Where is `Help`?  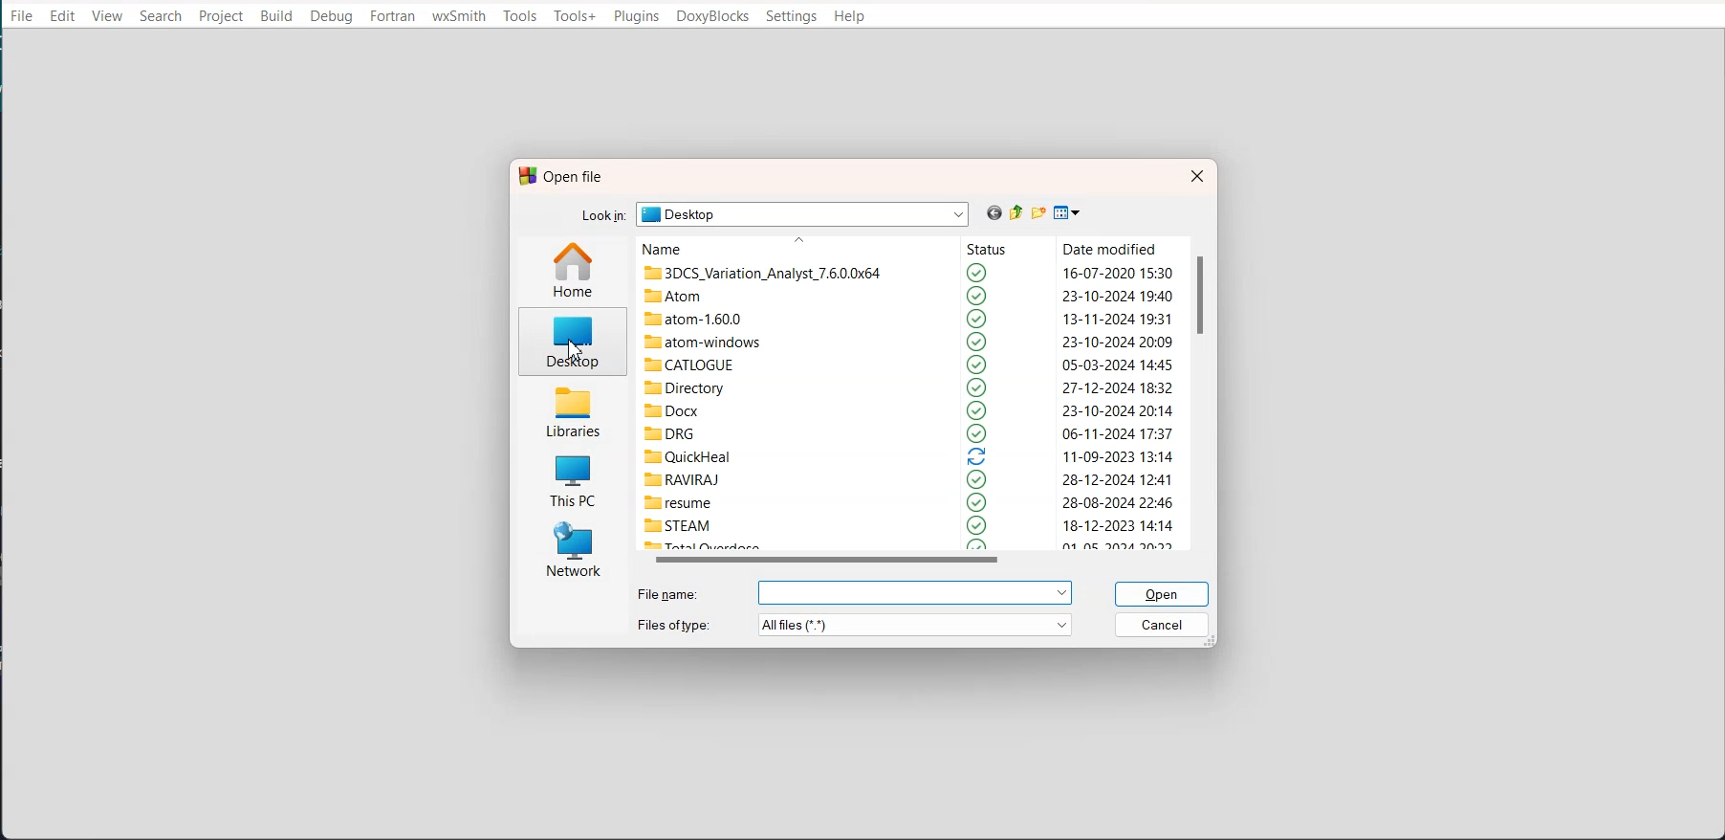 Help is located at coordinates (850, 17).